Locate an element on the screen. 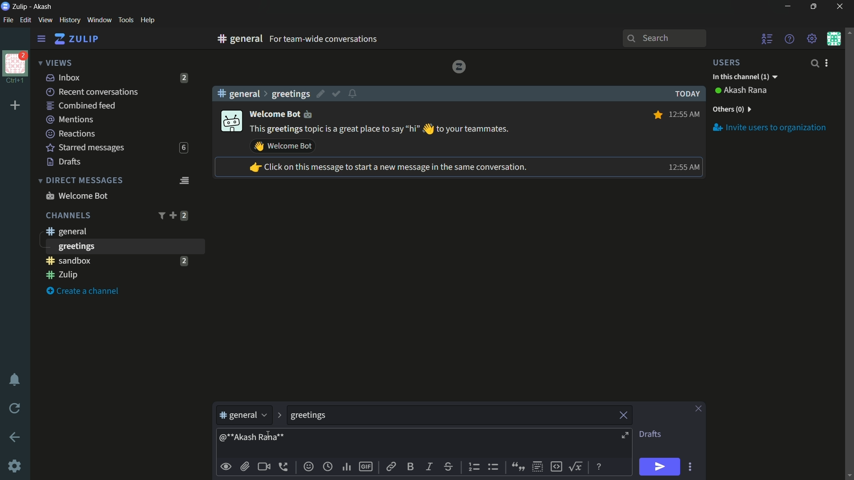 The height and width of the screenshot is (480, 854). scroll up is located at coordinates (849, 32).